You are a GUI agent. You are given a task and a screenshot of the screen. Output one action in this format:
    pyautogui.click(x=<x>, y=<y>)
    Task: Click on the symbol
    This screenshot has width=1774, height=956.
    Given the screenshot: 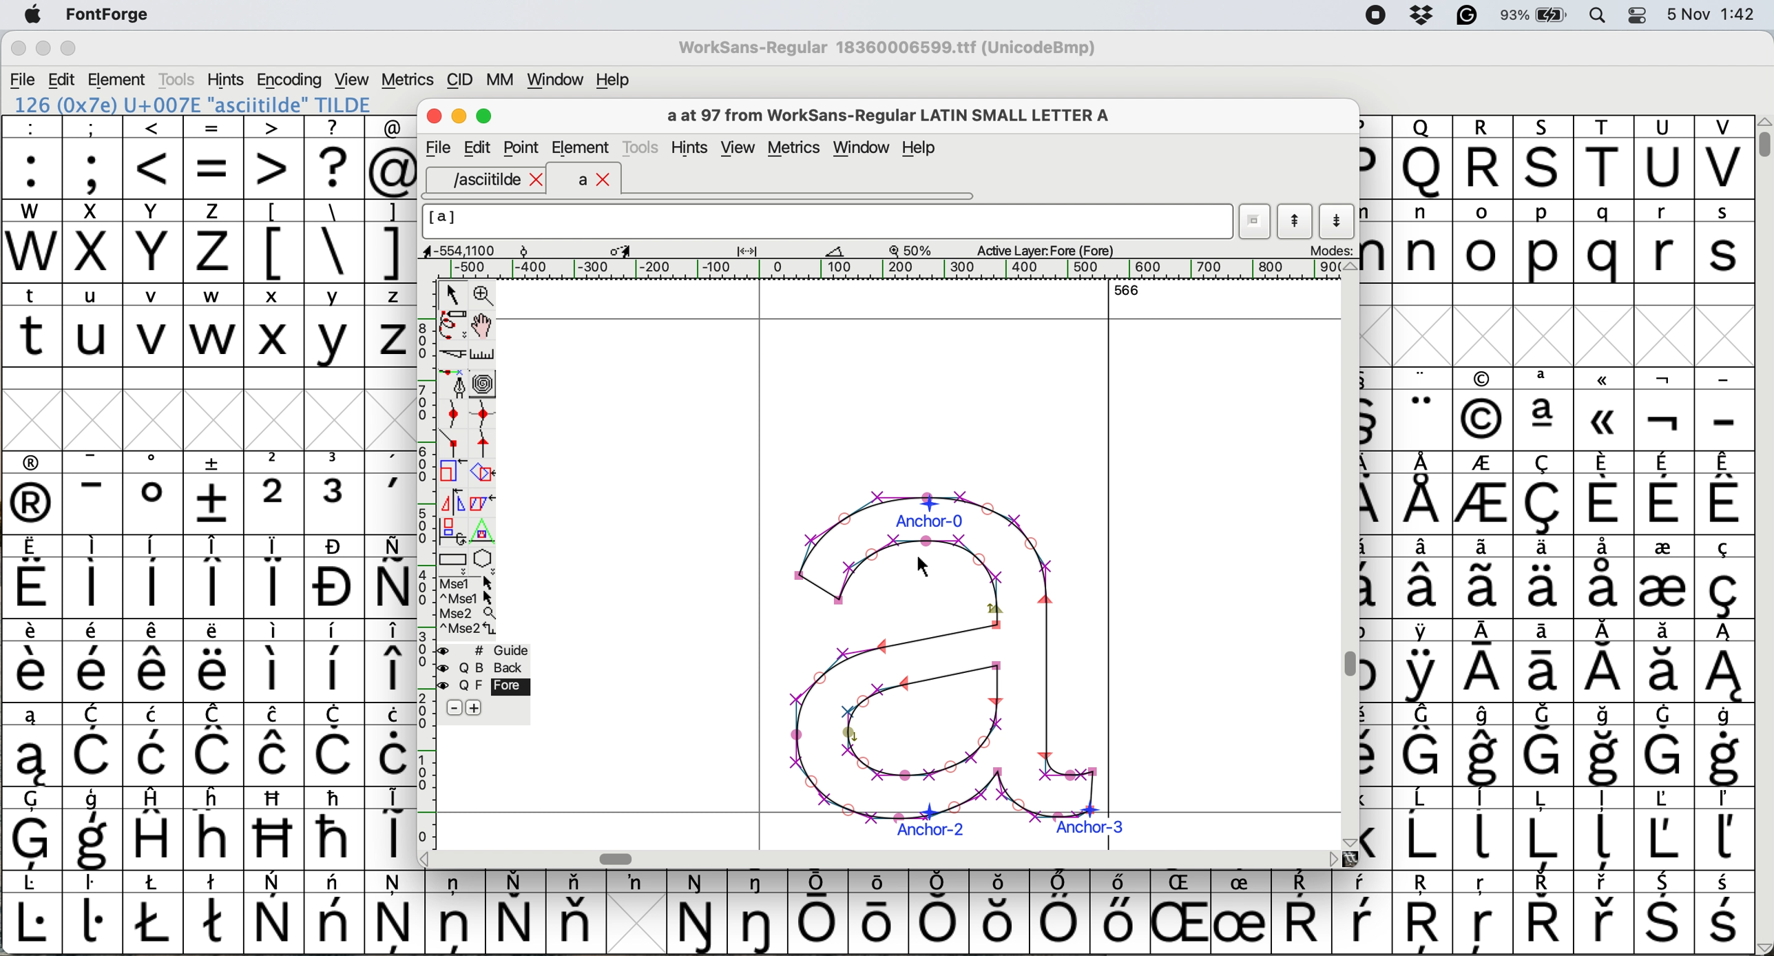 What is the action you would take?
    pyautogui.click(x=1607, y=746)
    